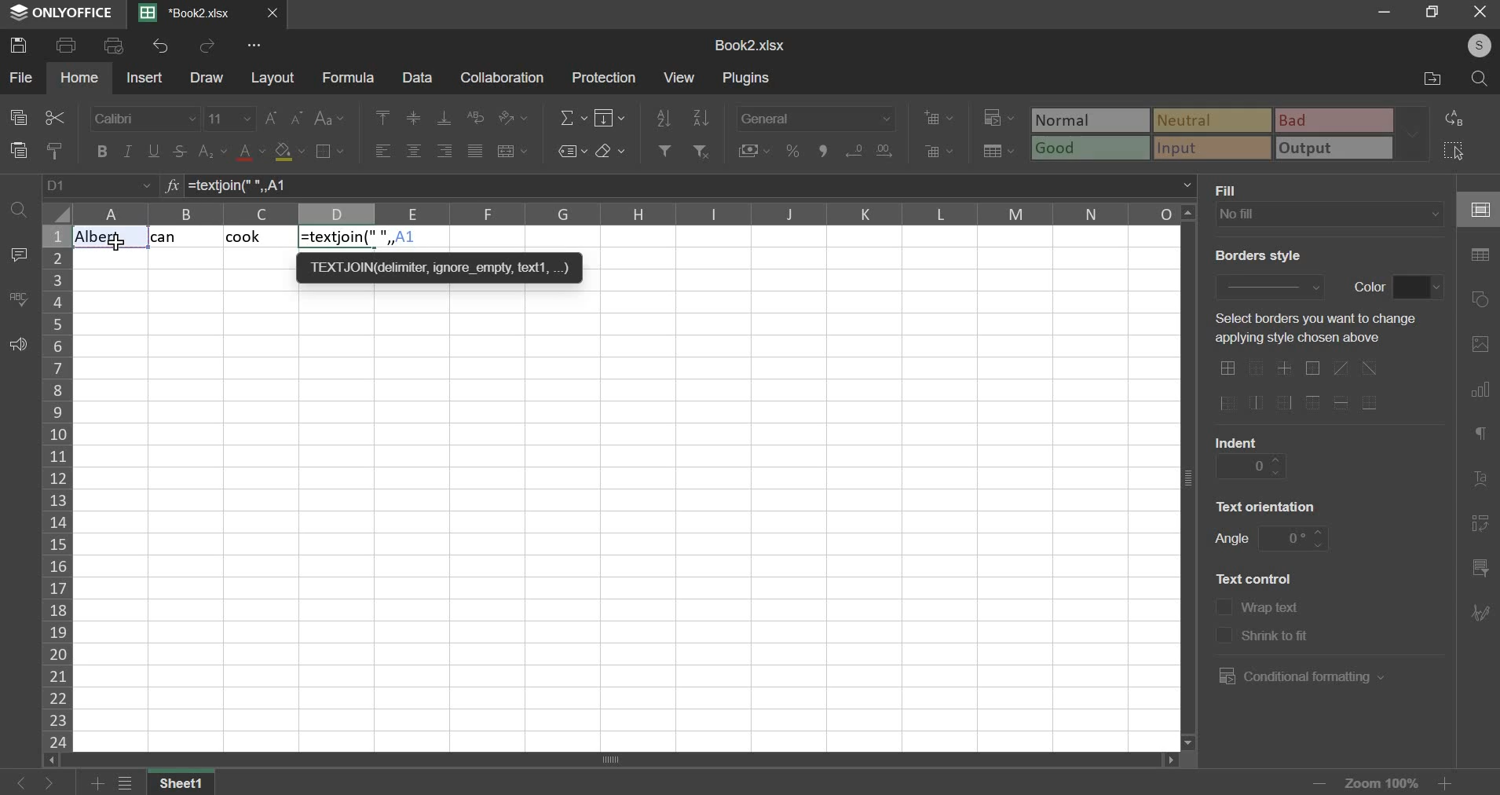  Describe the element at coordinates (53, 118) in the screenshot. I see `cut` at that location.